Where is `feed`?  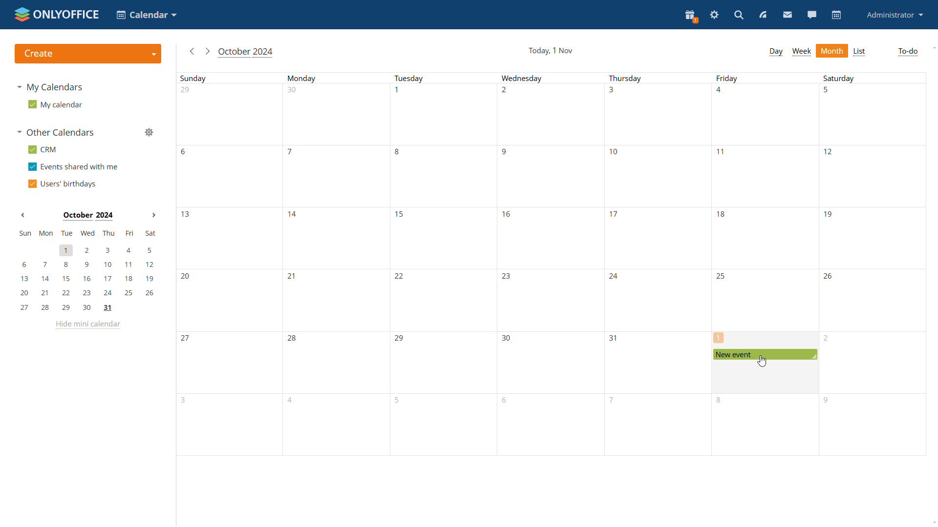
feed is located at coordinates (763, 15).